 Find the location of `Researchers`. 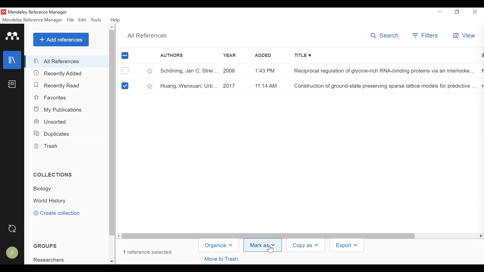

Researchers is located at coordinates (51, 260).